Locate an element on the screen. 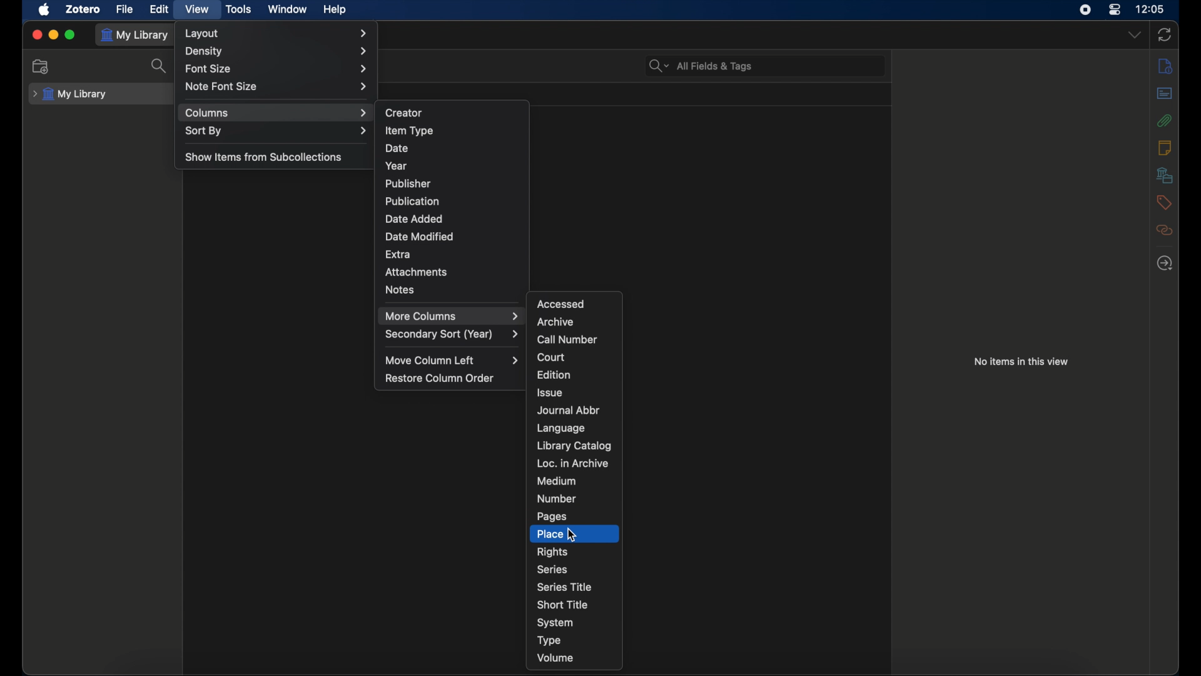 This screenshot has width=1201, height=676. journal abbr is located at coordinates (570, 411).